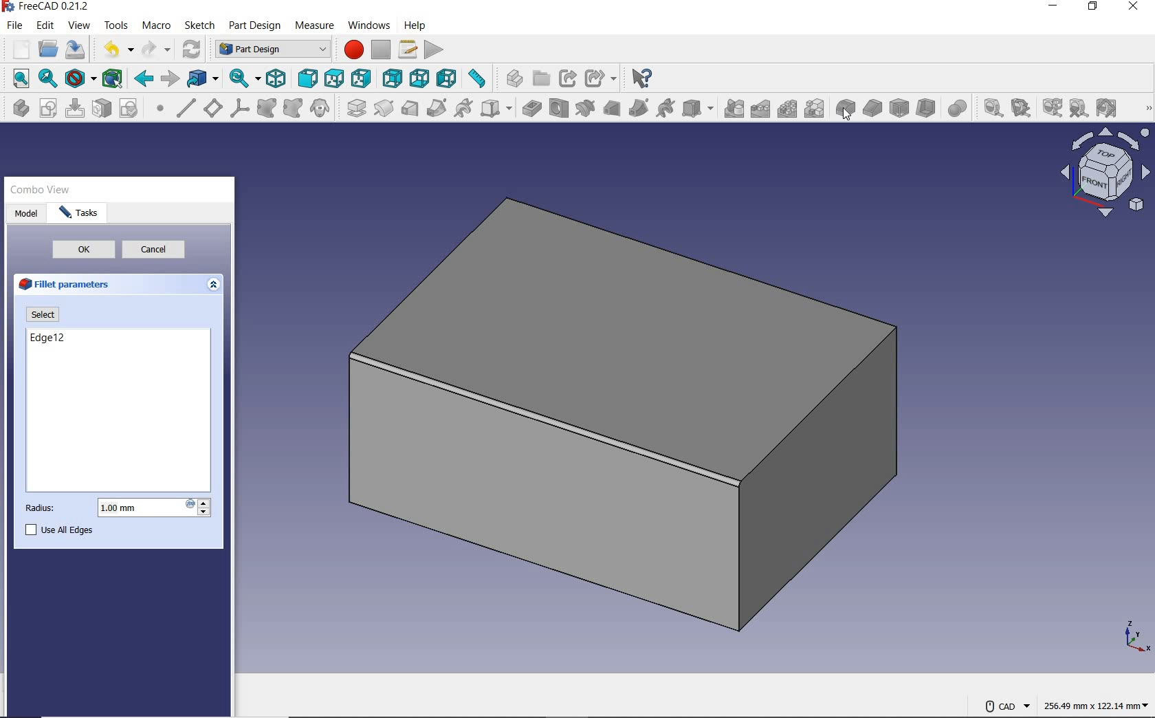 This screenshot has height=718, width=1155. What do you see at coordinates (637, 109) in the screenshot?
I see `subtractive pipes` at bounding box center [637, 109].